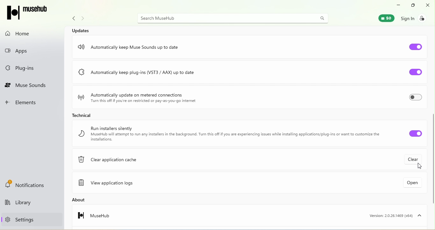 The height and width of the screenshot is (230, 435). Describe the element at coordinates (89, 217) in the screenshot. I see `Musehub` at that location.